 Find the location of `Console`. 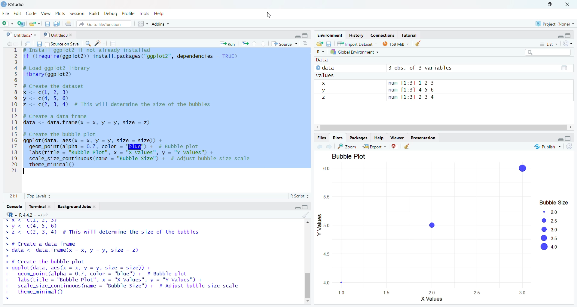

Console is located at coordinates (14, 206).